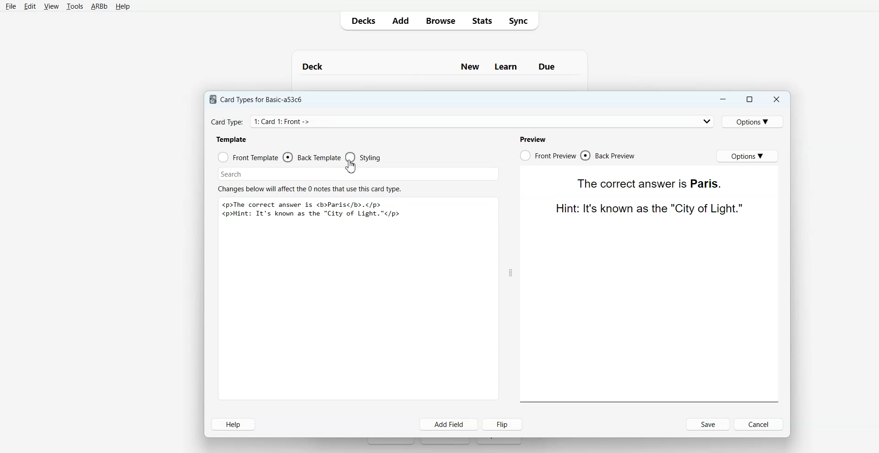 Image resolution: width=879 pixels, height=453 pixels. I want to click on Cancel, so click(760, 424).